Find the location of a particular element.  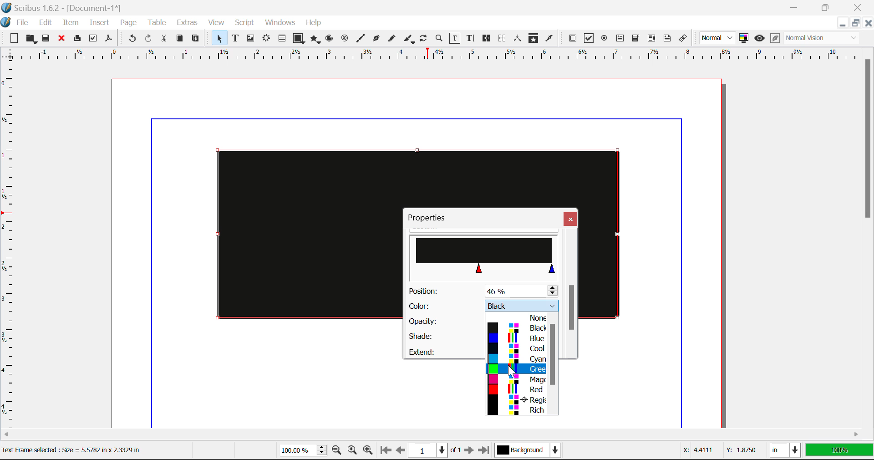

PDF Radio Button is located at coordinates (604, 40).